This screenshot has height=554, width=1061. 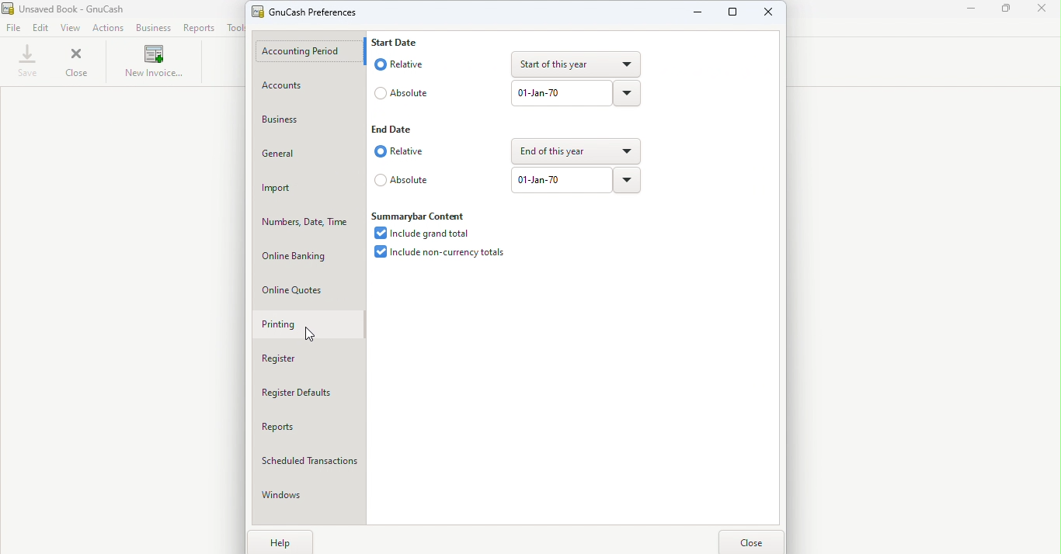 What do you see at coordinates (771, 12) in the screenshot?
I see `Close` at bounding box center [771, 12].